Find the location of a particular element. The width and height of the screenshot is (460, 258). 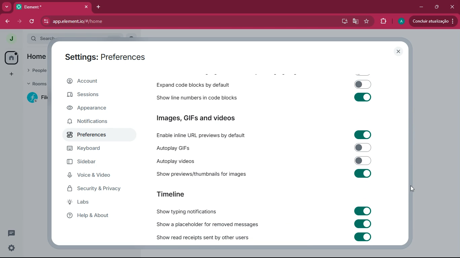

help & about is located at coordinates (97, 216).